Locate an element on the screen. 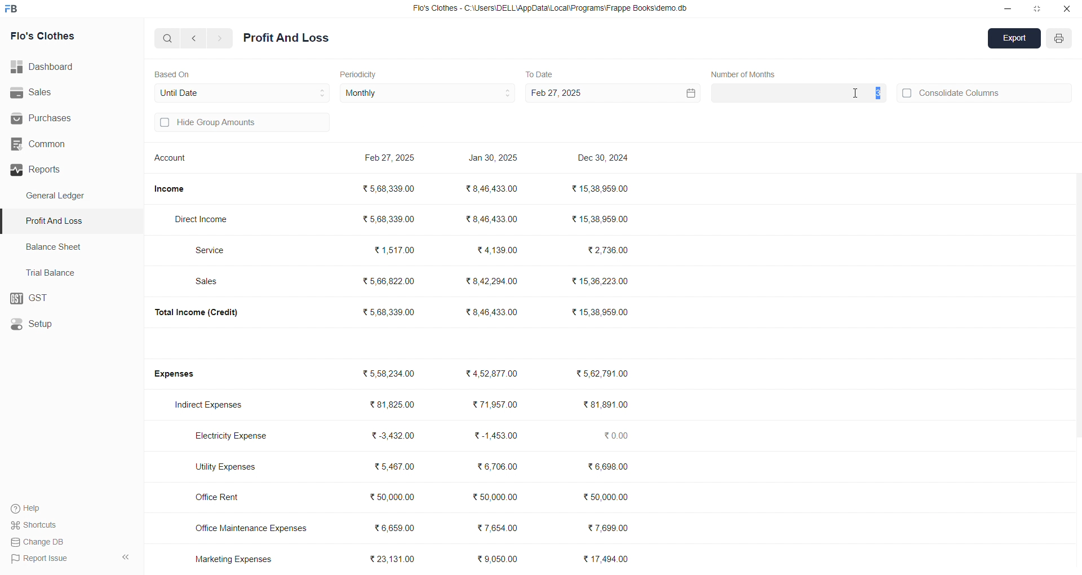 The height and width of the screenshot is (575, 1082). ₹8,42,294.00 is located at coordinates (491, 281).